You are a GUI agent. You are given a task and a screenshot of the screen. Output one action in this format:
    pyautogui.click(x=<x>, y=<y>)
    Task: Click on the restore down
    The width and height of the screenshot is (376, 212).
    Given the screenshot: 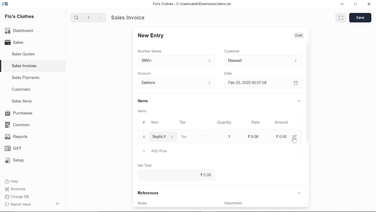 What is the action you would take?
    pyautogui.click(x=355, y=4)
    